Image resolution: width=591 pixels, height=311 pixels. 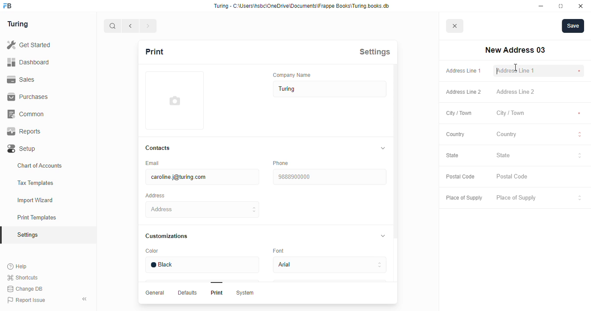 What do you see at coordinates (455, 26) in the screenshot?
I see `cancel` at bounding box center [455, 26].